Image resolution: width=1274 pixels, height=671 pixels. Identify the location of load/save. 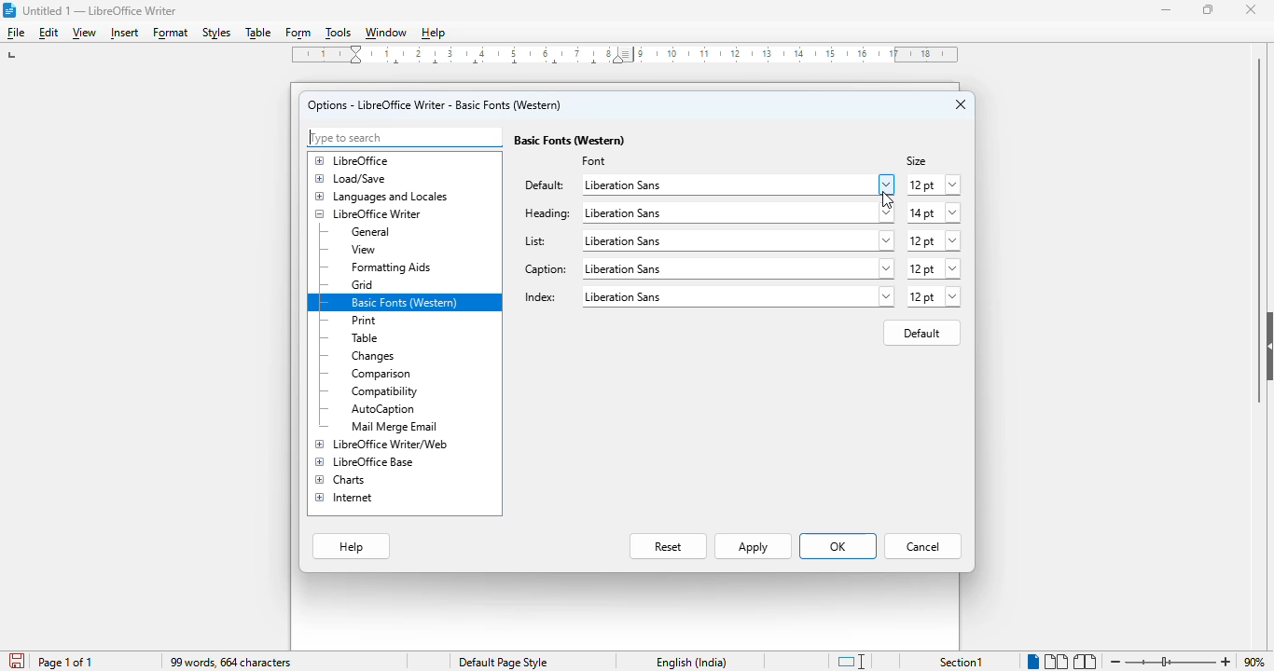
(352, 179).